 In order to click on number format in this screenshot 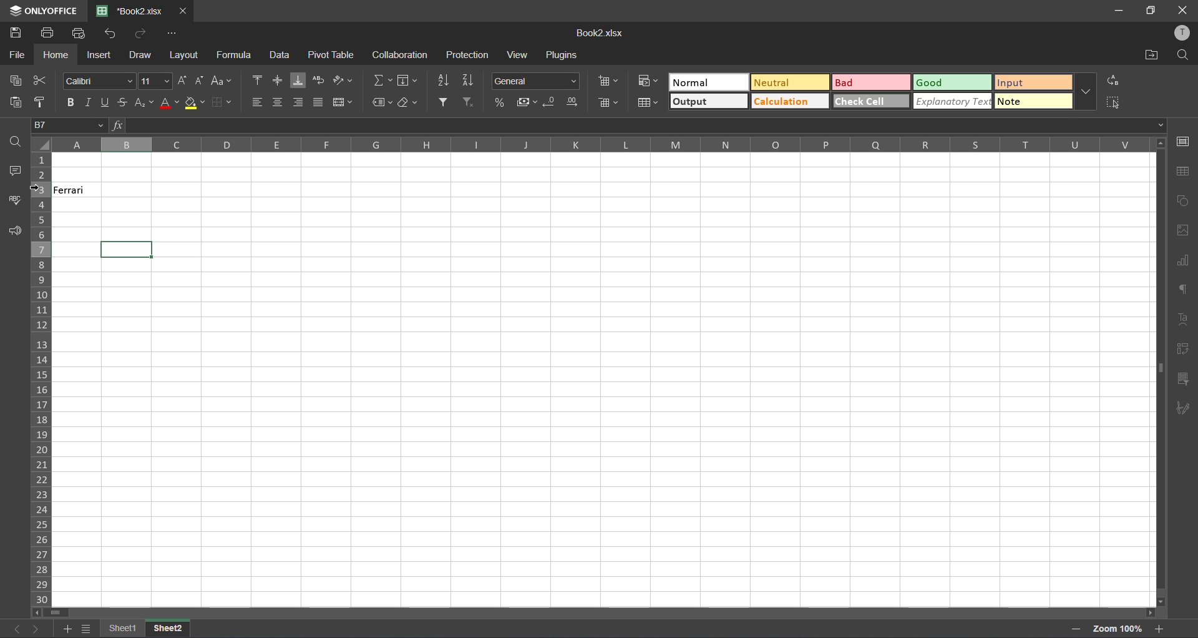, I will do `click(535, 80)`.